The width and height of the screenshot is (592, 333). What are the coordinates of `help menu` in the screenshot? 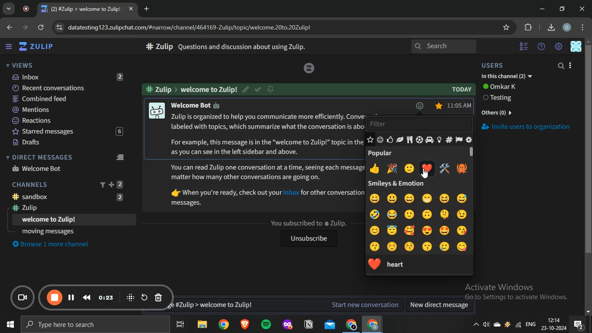 It's located at (541, 47).